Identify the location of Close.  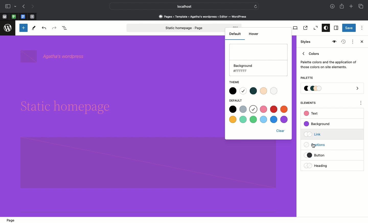
(361, 42).